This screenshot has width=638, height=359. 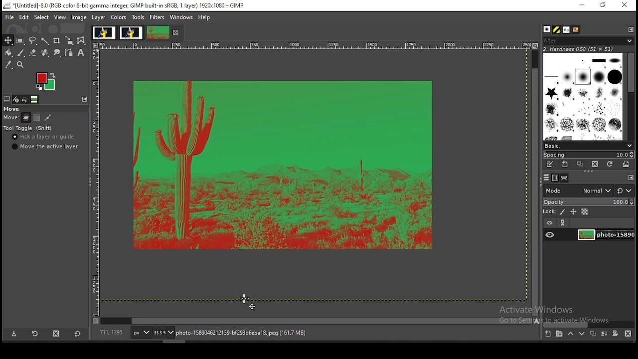 What do you see at coordinates (588, 40) in the screenshot?
I see `filter brushes` at bounding box center [588, 40].